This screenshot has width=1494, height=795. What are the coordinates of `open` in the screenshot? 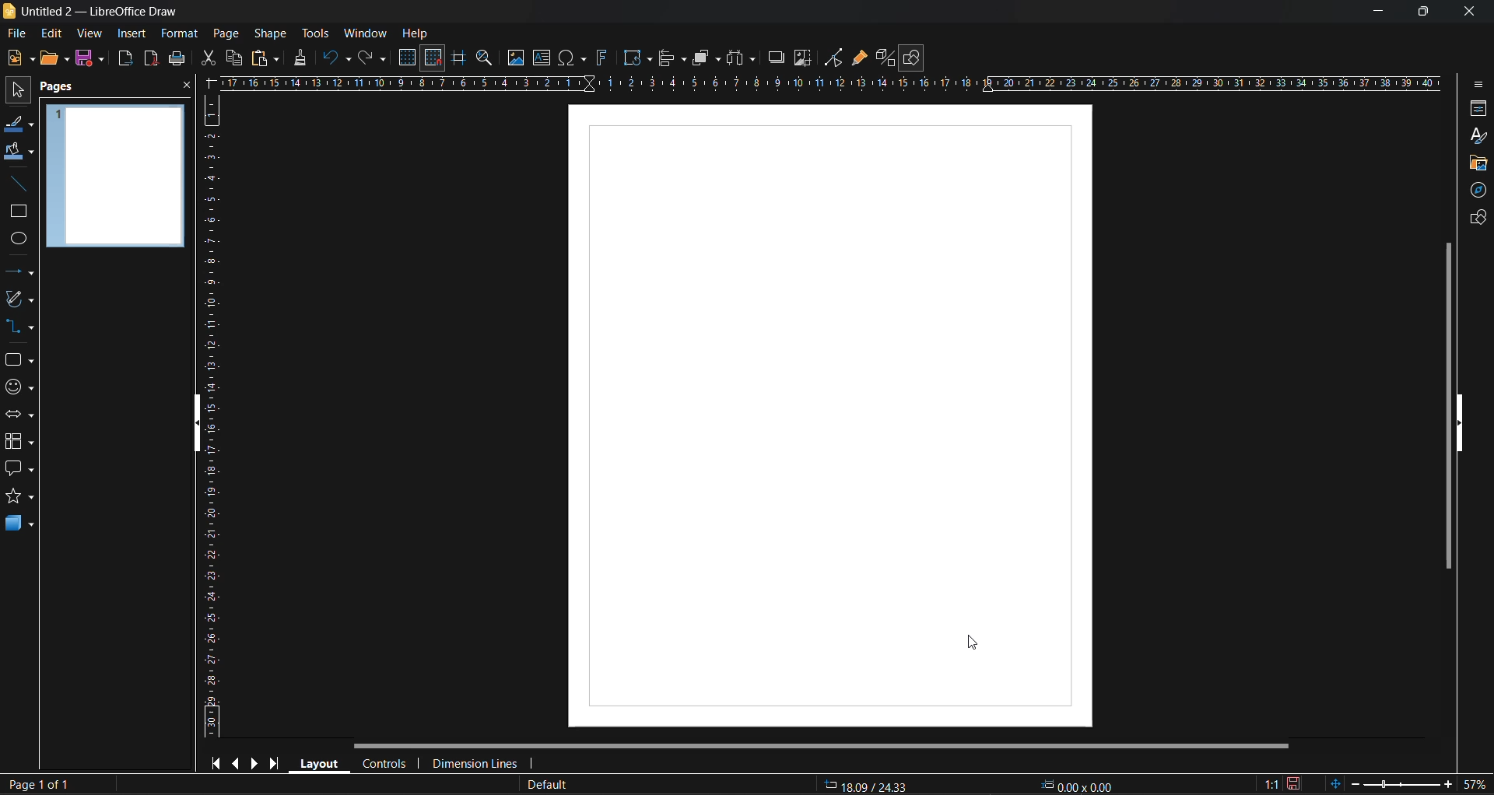 It's located at (54, 59).